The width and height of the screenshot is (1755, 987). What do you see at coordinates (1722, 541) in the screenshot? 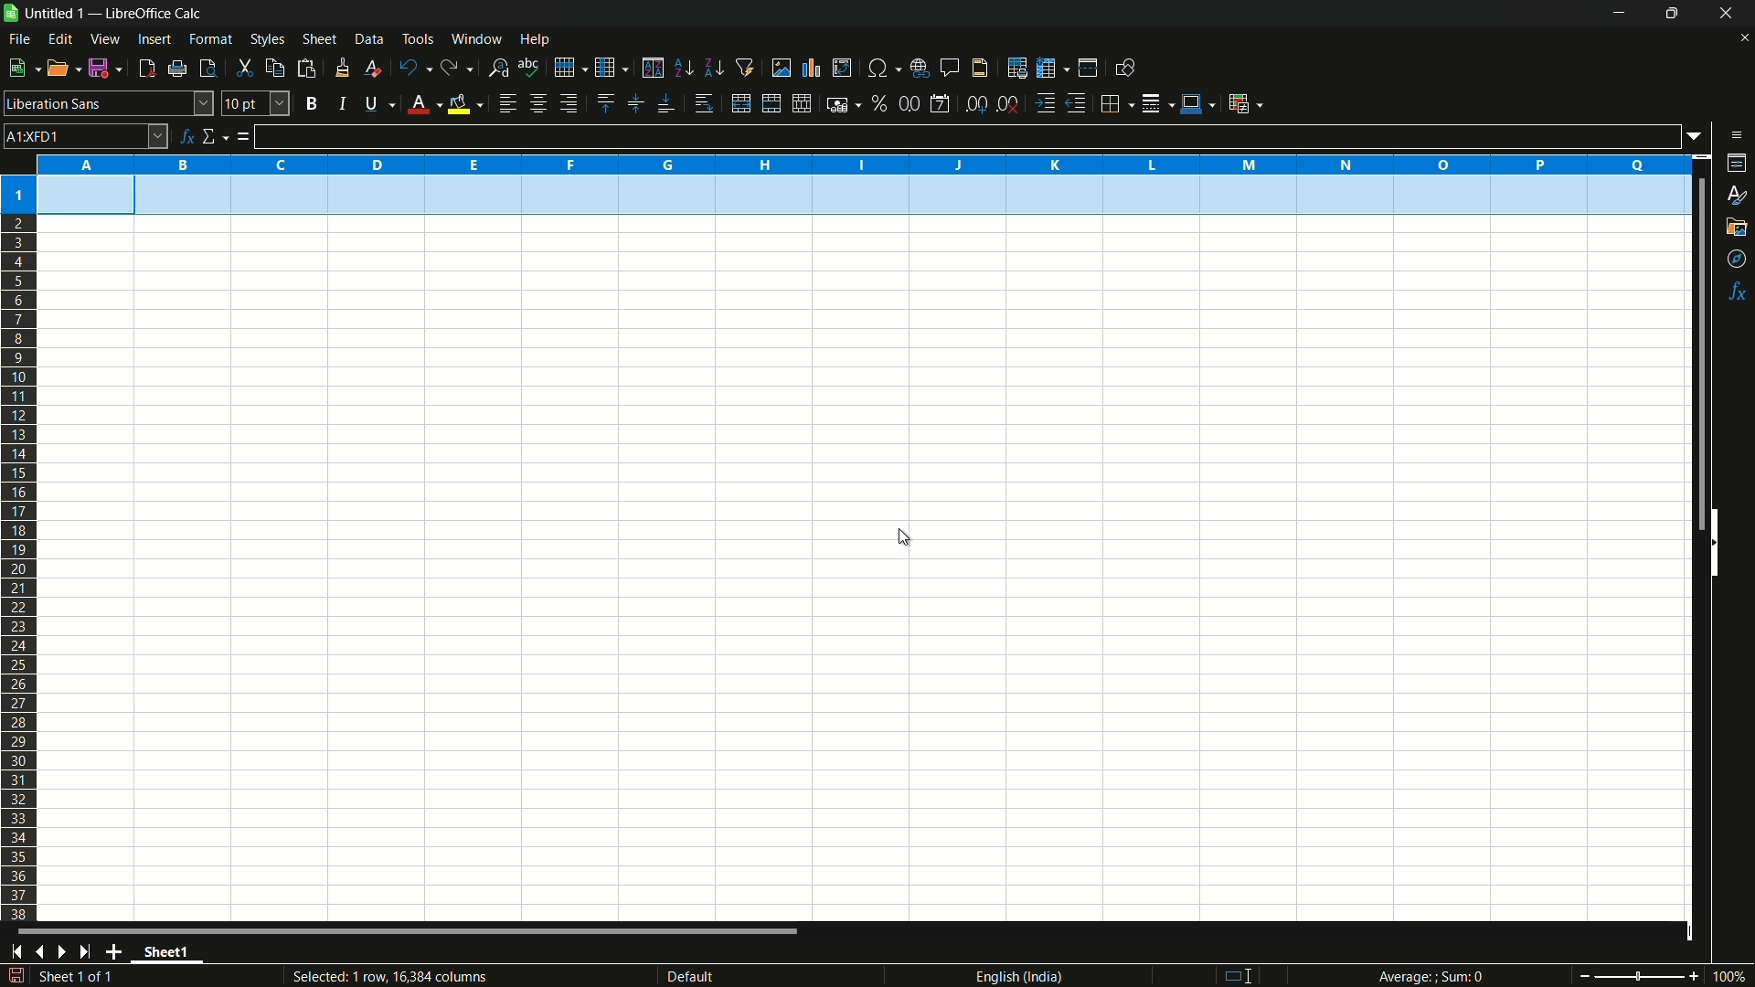
I see `hide sidebar` at bounding box center [1722, 541].